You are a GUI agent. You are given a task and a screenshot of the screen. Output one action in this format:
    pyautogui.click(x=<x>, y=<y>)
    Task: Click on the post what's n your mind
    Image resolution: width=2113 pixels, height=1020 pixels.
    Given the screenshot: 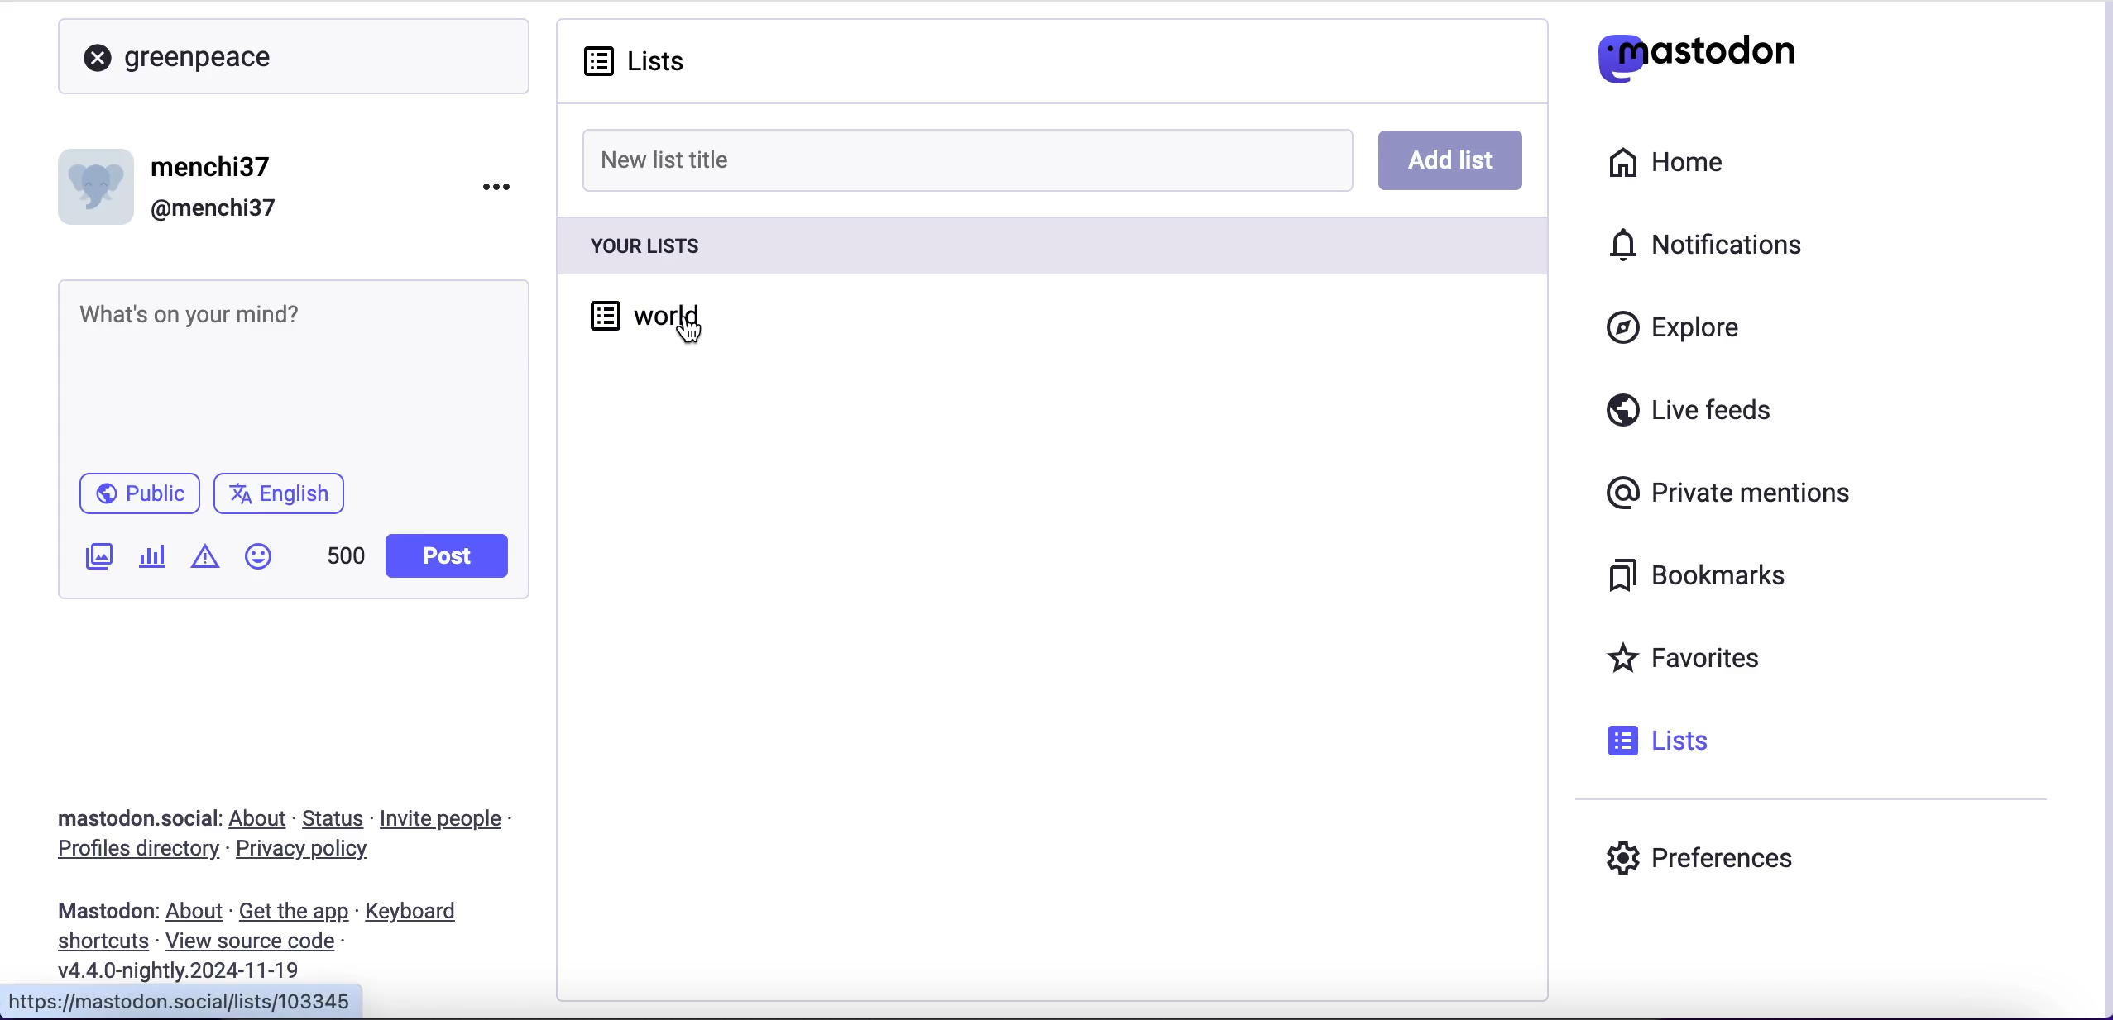 What is the action you would take?
    pyautogui.click(x=293, y=372)
    